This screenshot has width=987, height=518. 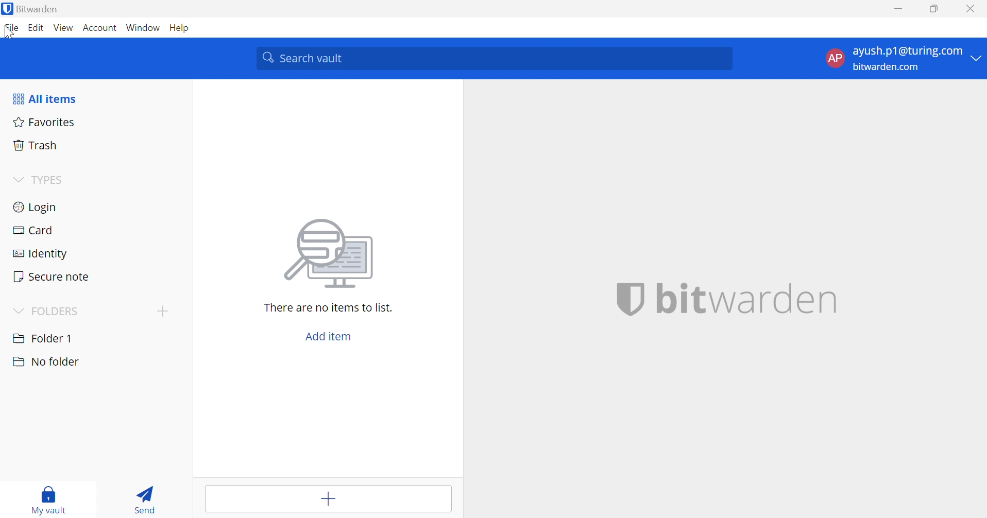 I want to click on TYPES, so click(x=46, y=180).